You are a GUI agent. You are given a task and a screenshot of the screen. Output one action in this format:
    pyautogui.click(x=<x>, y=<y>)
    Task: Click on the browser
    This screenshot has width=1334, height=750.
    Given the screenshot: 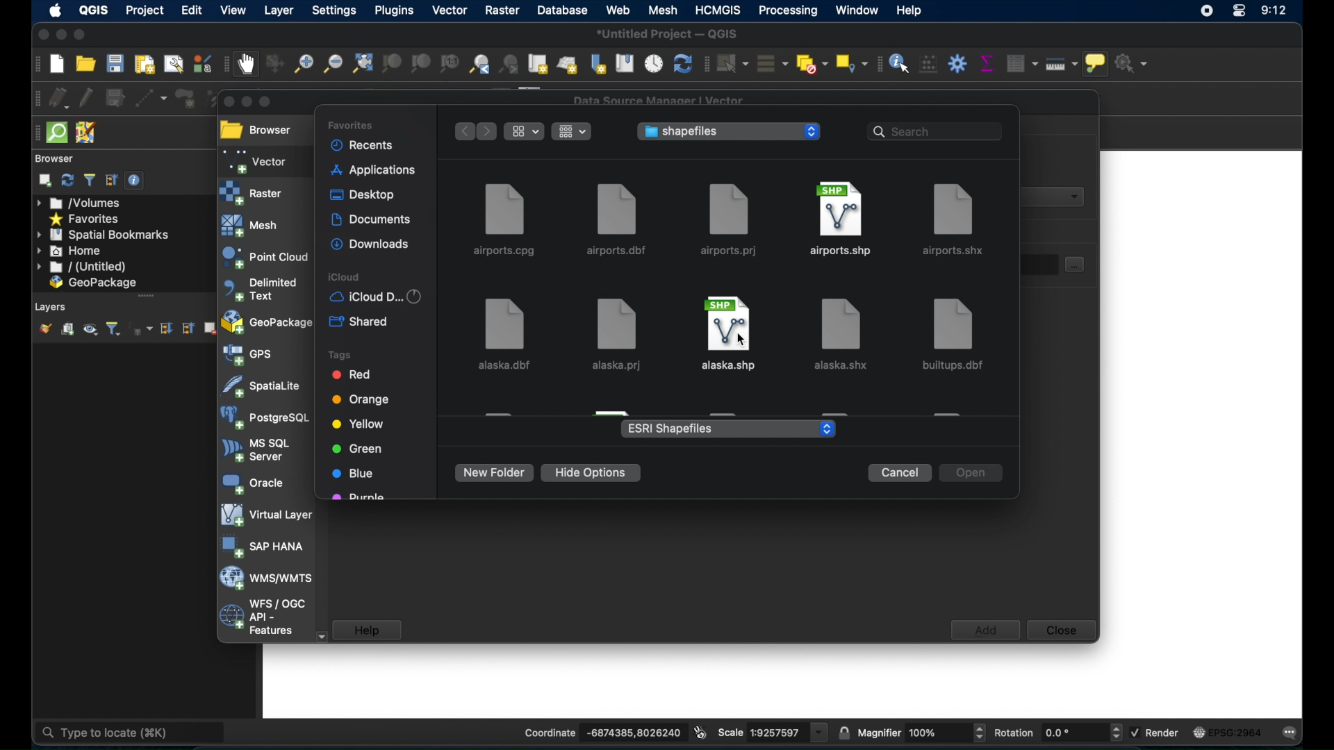 What is the action you would take?
    pyautogui.click(x=256, y=131)
    